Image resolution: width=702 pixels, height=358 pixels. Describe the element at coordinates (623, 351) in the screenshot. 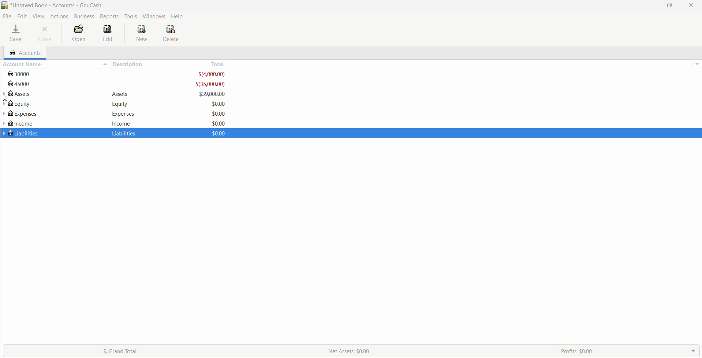

I see `Profit` at that location.